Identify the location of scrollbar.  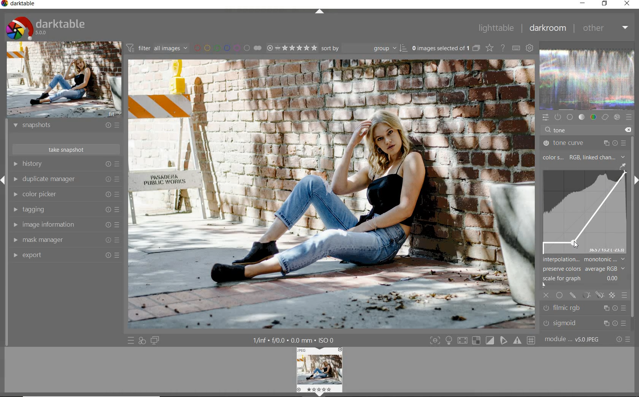
(634, 228).